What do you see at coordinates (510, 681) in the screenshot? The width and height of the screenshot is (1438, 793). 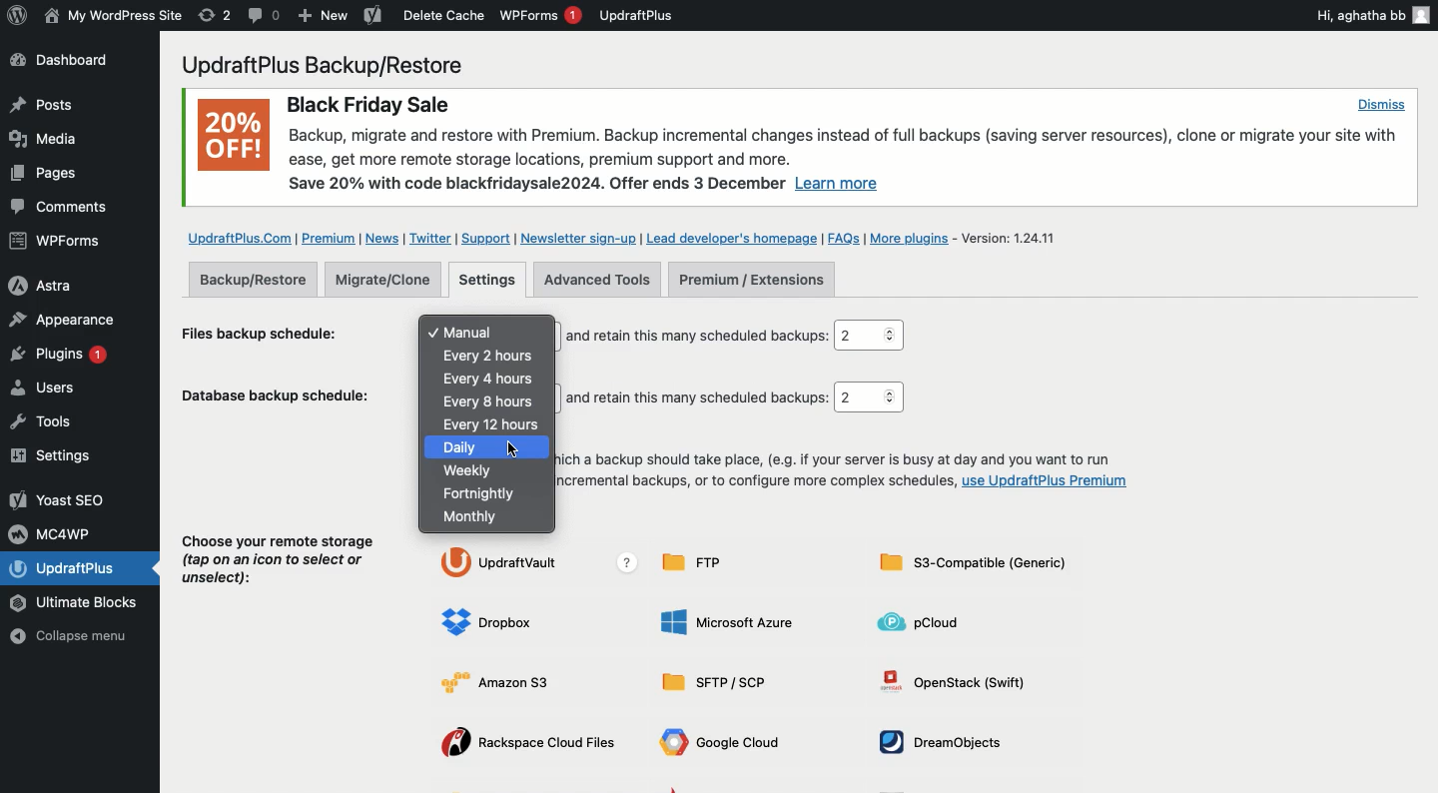 I see `Amazon S3` at bounding box center [510, 681].